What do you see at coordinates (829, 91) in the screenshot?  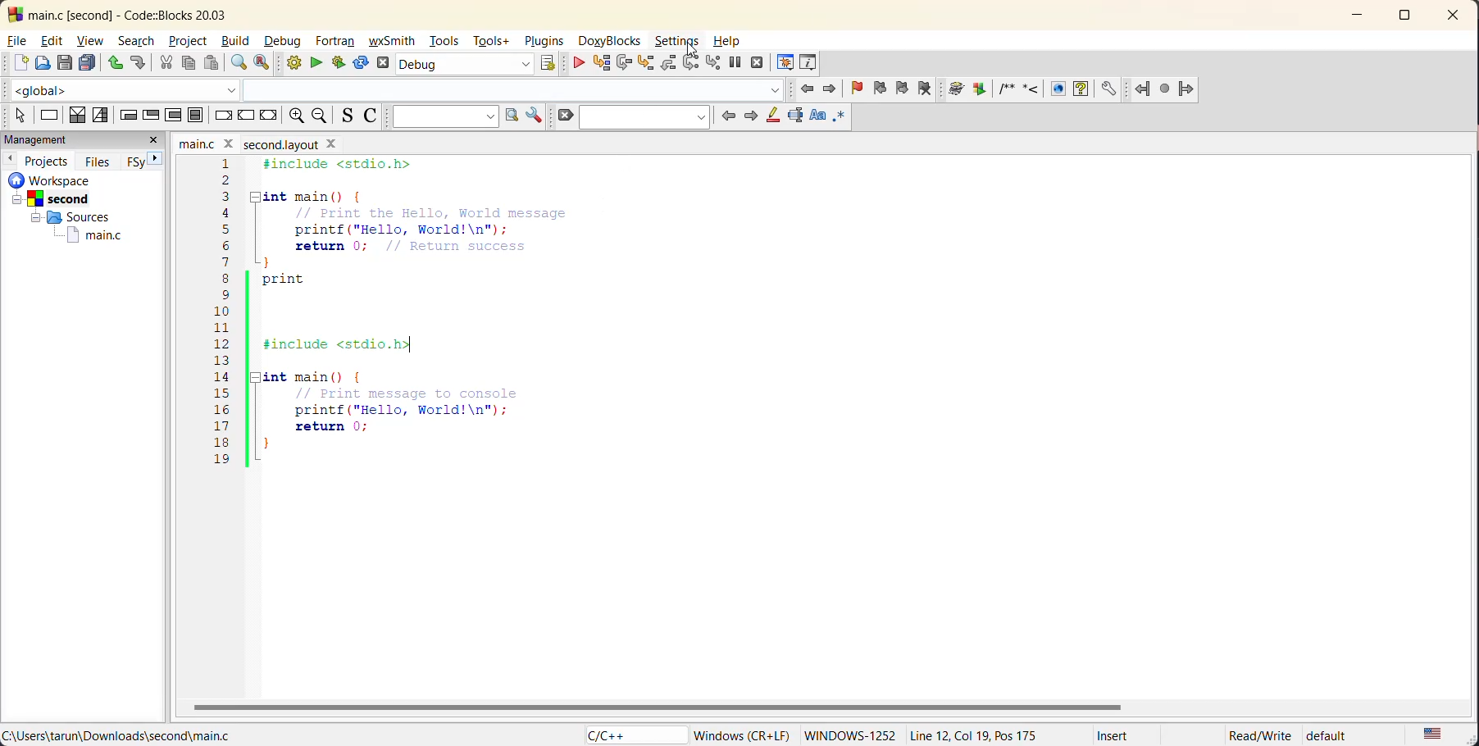 I see `jump forward` at bounding box center [829, 91].